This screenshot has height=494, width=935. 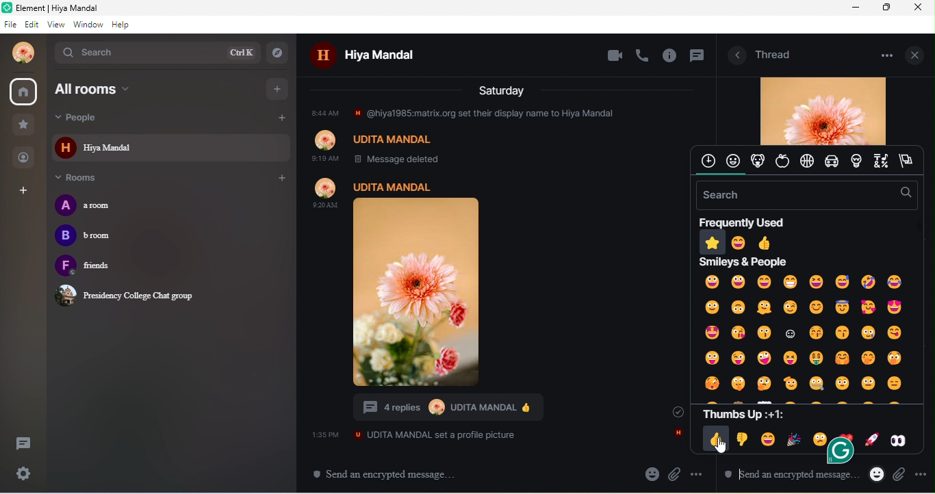 What do you see at coordinates (58, 25) in the screenshot?
I see `view` at bounding box center [58, 25].